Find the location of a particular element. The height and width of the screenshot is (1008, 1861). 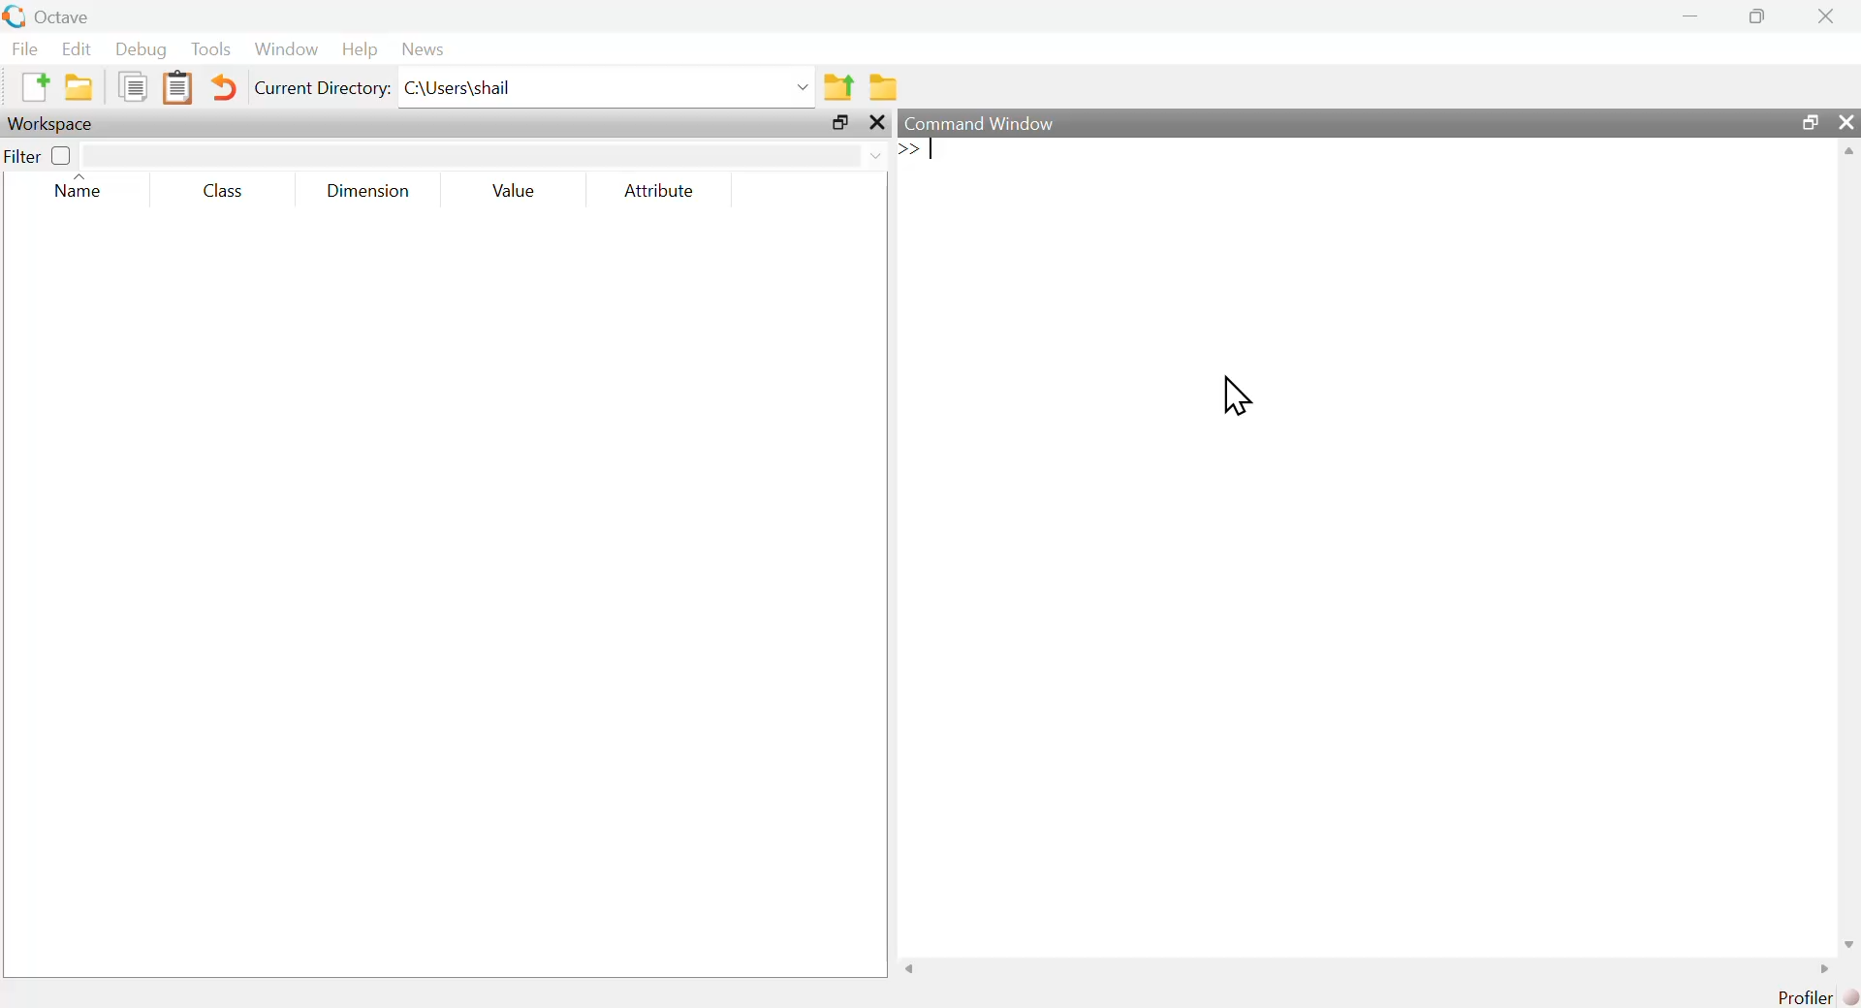

scroll down is located at coordinates (1844, 943).